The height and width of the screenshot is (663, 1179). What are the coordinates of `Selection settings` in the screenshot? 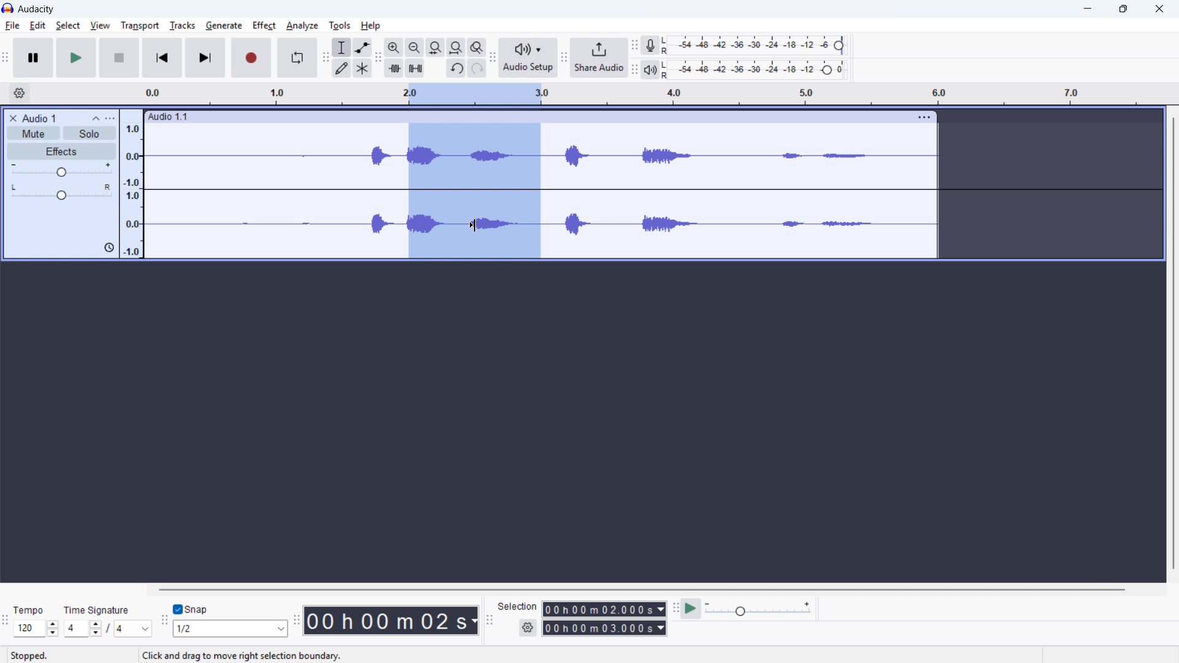 It's located at (528, 627).